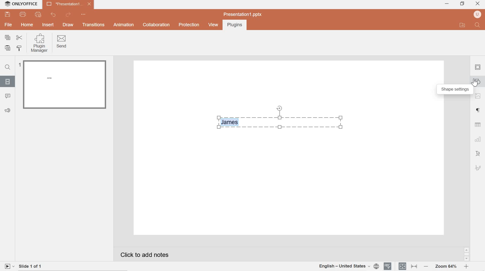 This screenshot has width=485, height=271. I want to click on document language, so click(348, 265).